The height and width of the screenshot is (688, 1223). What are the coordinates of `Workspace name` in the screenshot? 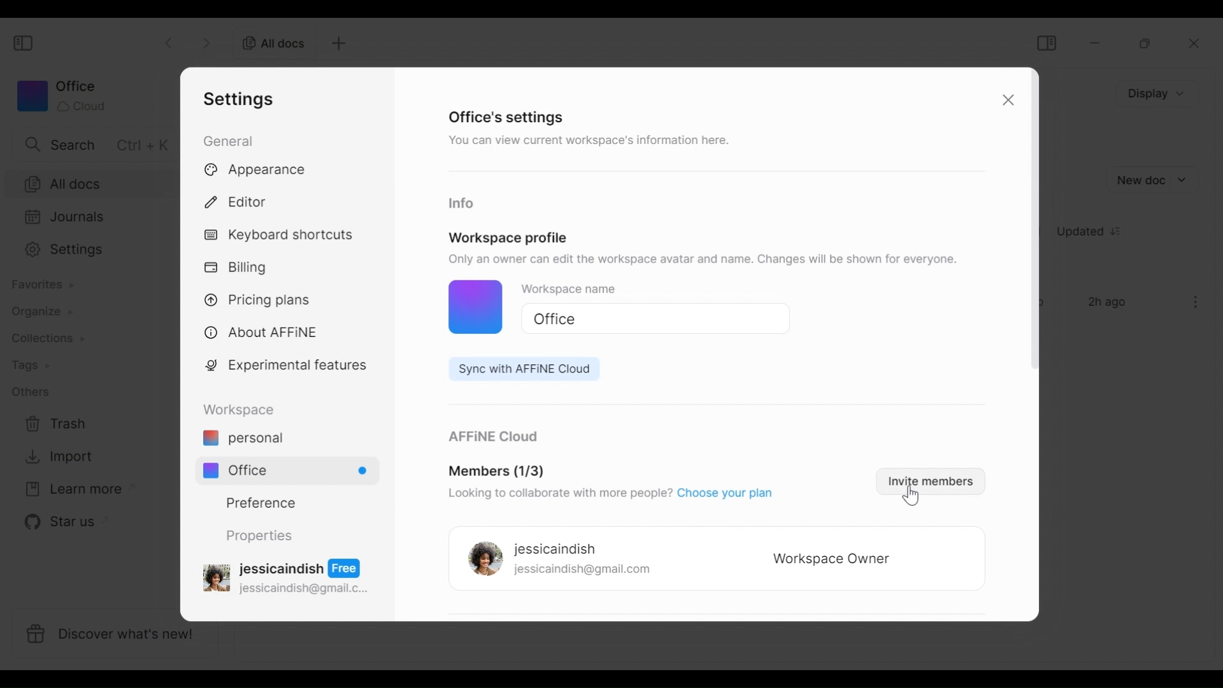 It's located at (583, 291).